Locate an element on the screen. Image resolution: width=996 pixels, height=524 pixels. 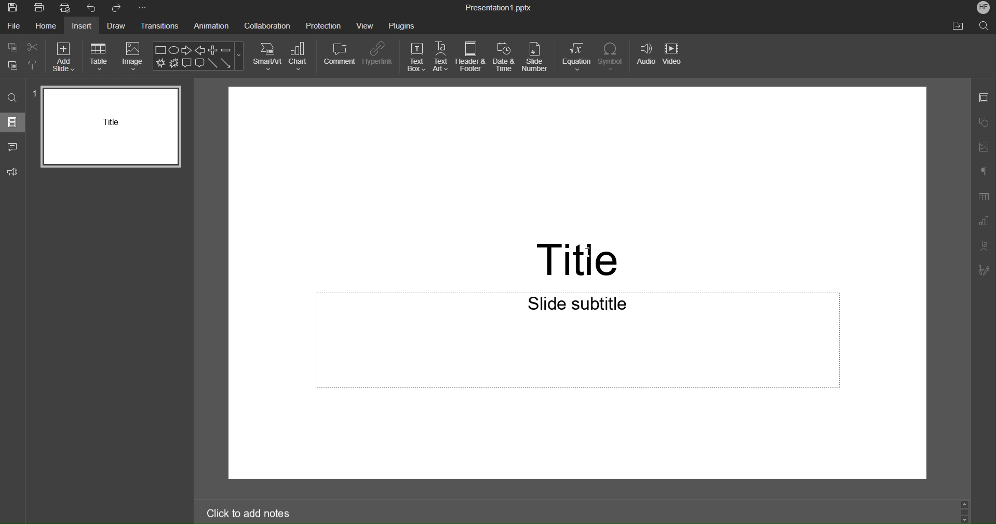
Hyperlink is located at coordinates (379, 56).